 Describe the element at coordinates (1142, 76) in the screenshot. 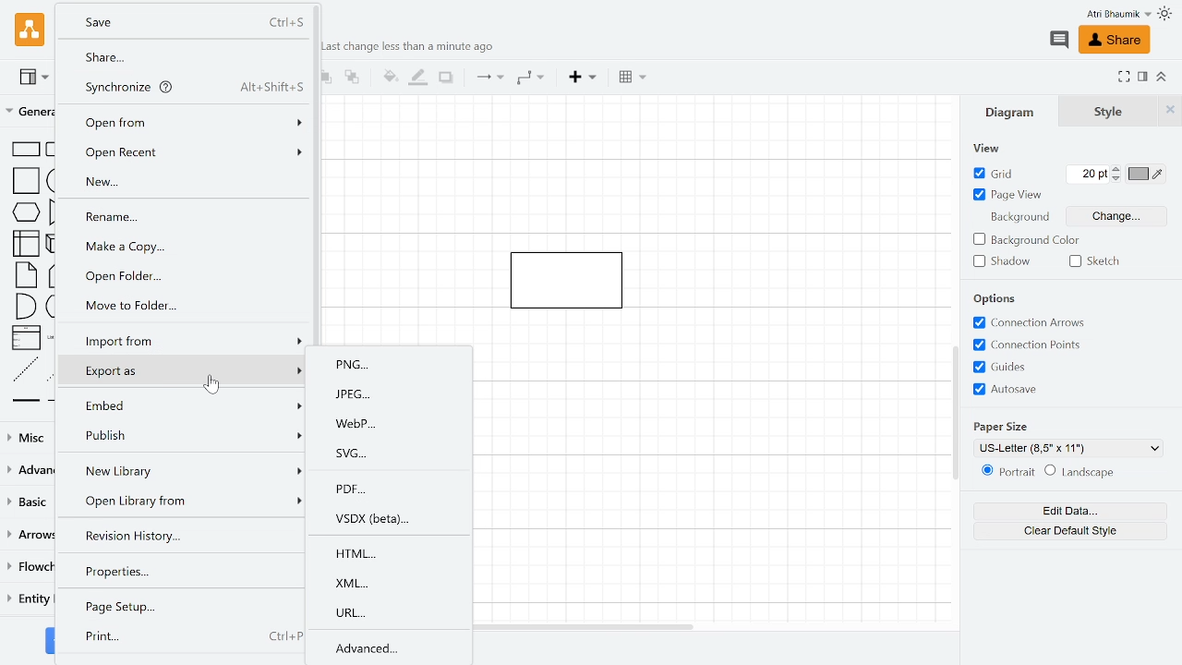

I see `Format` at that location.